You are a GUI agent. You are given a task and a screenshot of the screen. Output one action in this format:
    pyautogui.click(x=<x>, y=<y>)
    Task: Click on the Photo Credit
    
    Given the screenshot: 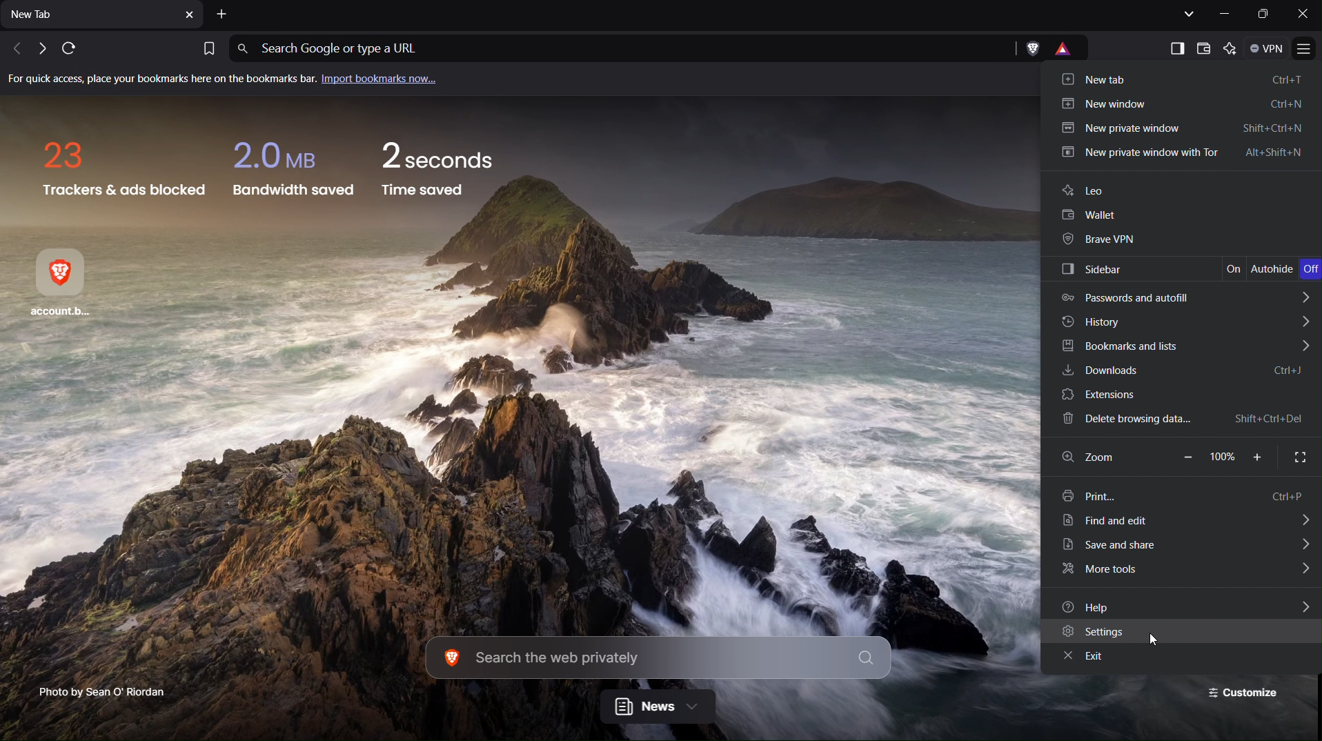 What is the action you would take?
    pyautogui.click(x=96, y=691)
    